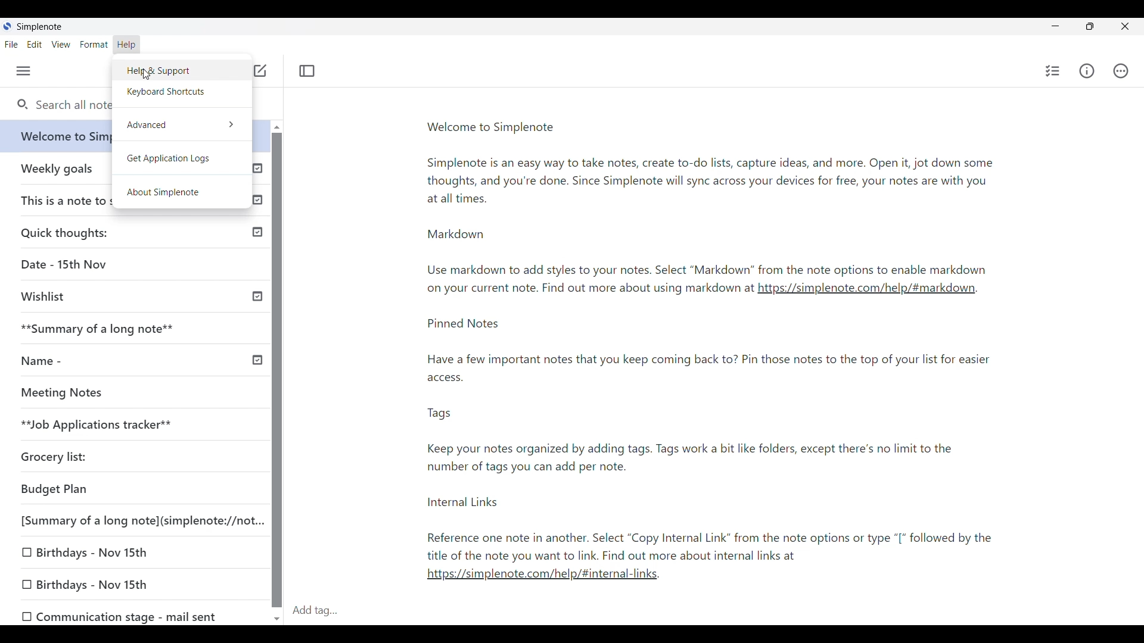 This screenshot has width=1144, height=643. What do you see at coordinates (52, 168) in the screenshot?
I see `Weekly goals` at bounding box center [52, 168].